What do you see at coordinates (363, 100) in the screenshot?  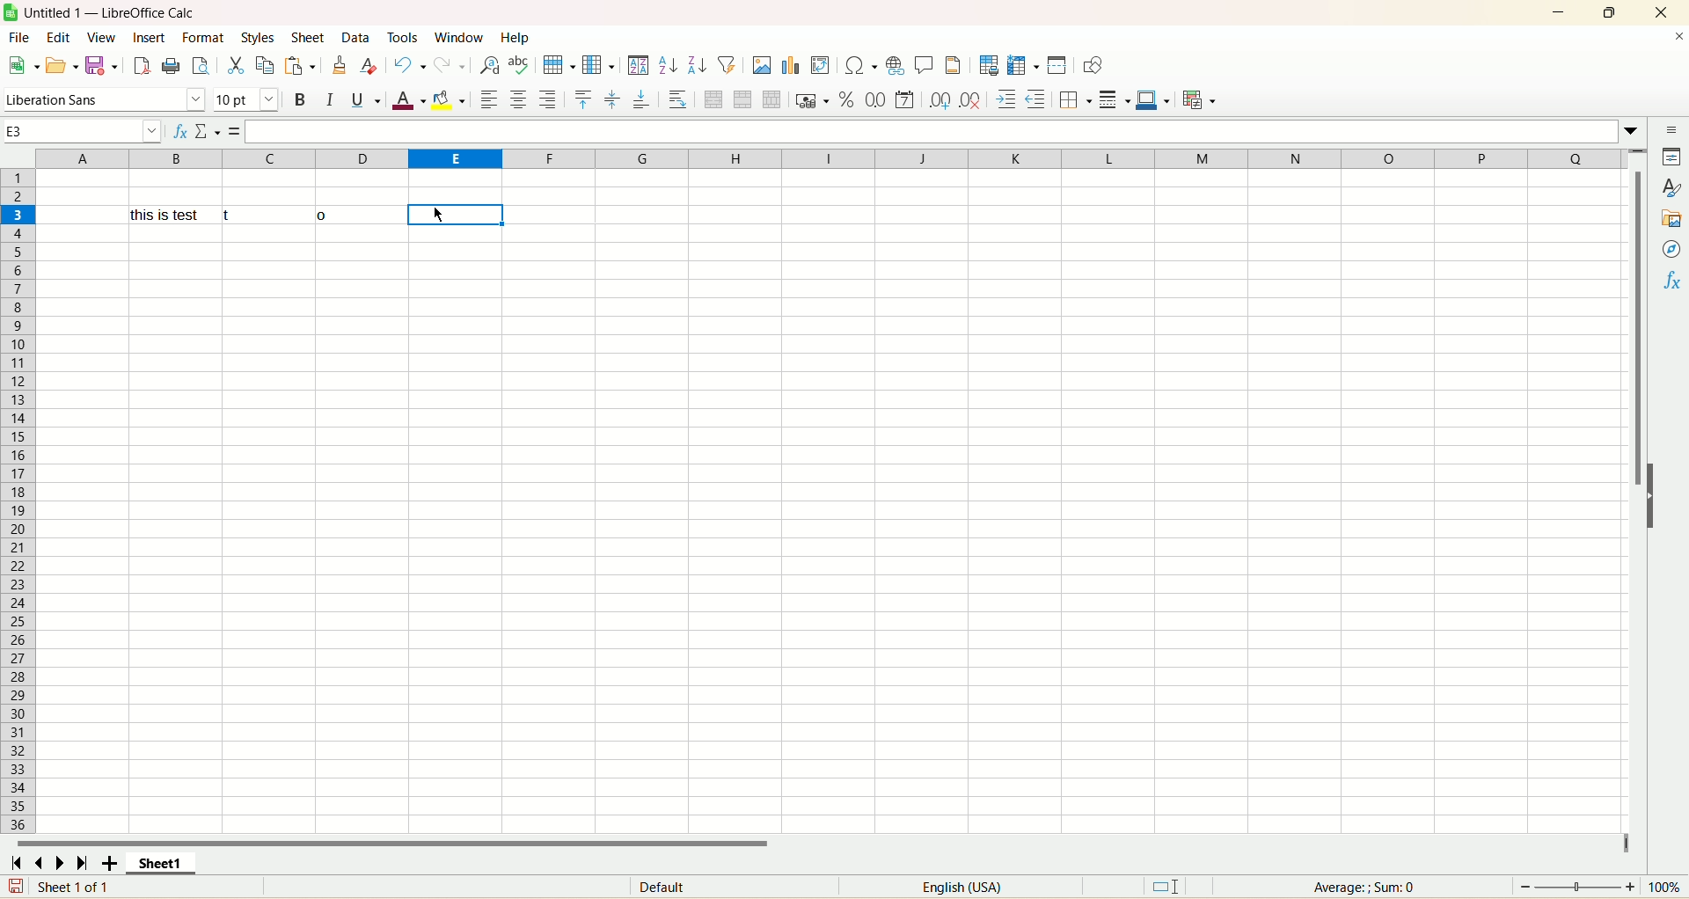 I see `underline` at bounding box center [363, 100].